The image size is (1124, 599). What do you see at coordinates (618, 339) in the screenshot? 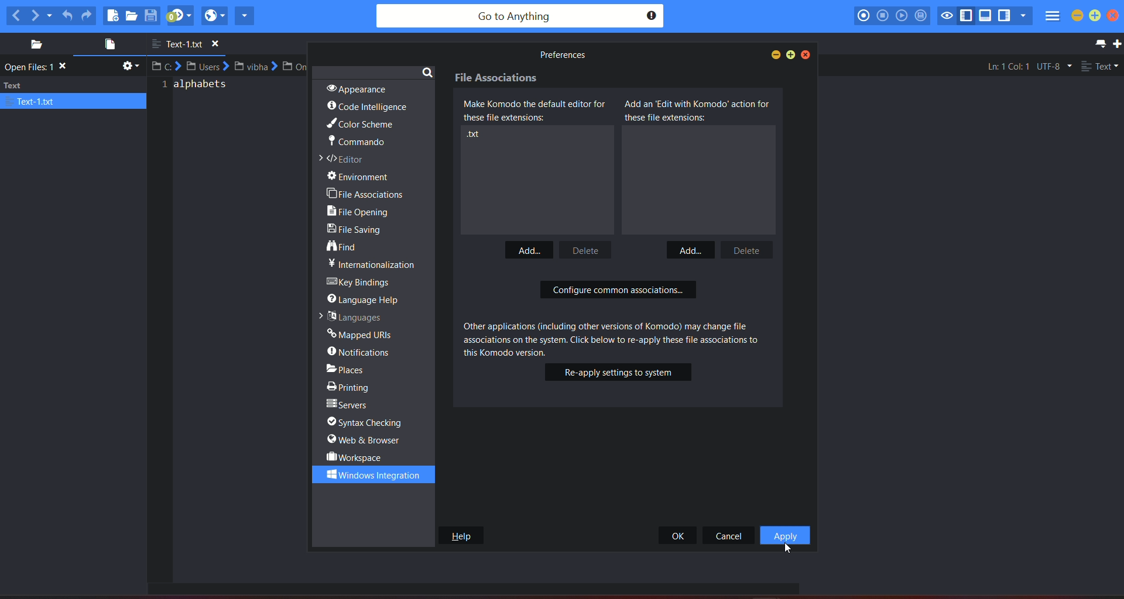
I see `Other applications (including other versions of Komodo) may change file
associations on the system. Click below to re-apply these file associations to
this Komodo version.` at bounding box center [618, 339].